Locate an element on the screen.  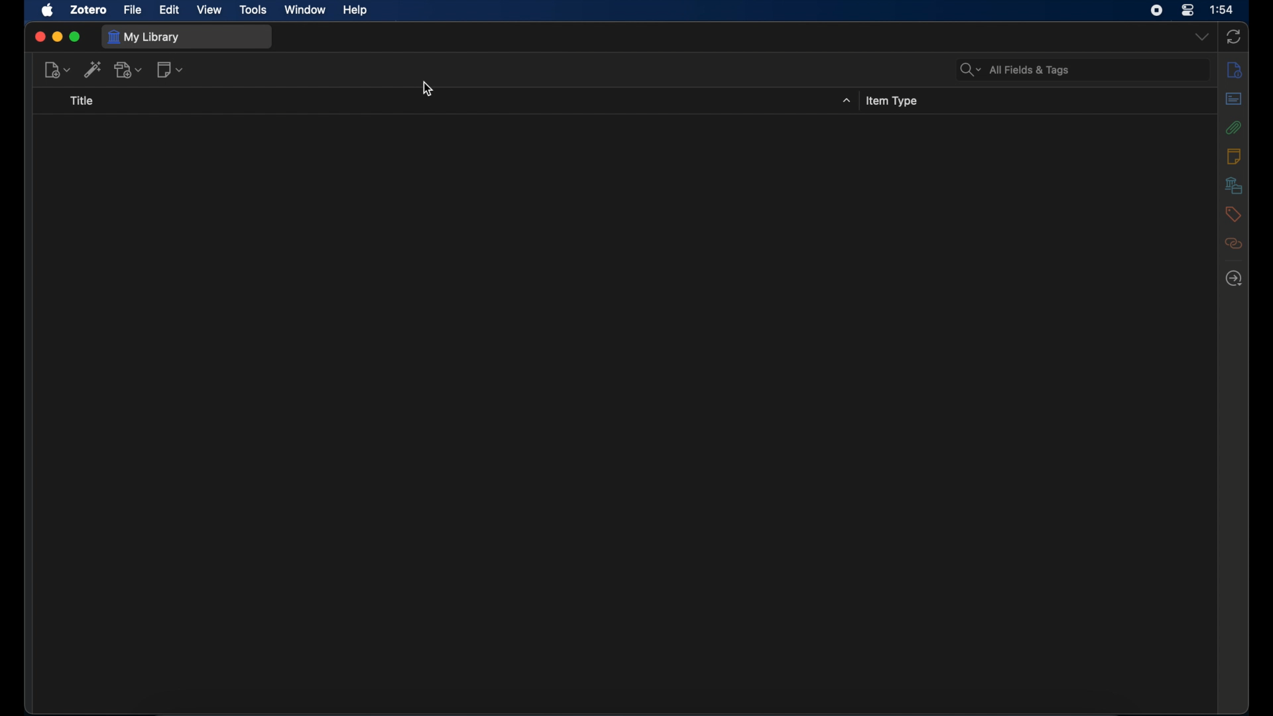
file is located at coordinates (133, 10).